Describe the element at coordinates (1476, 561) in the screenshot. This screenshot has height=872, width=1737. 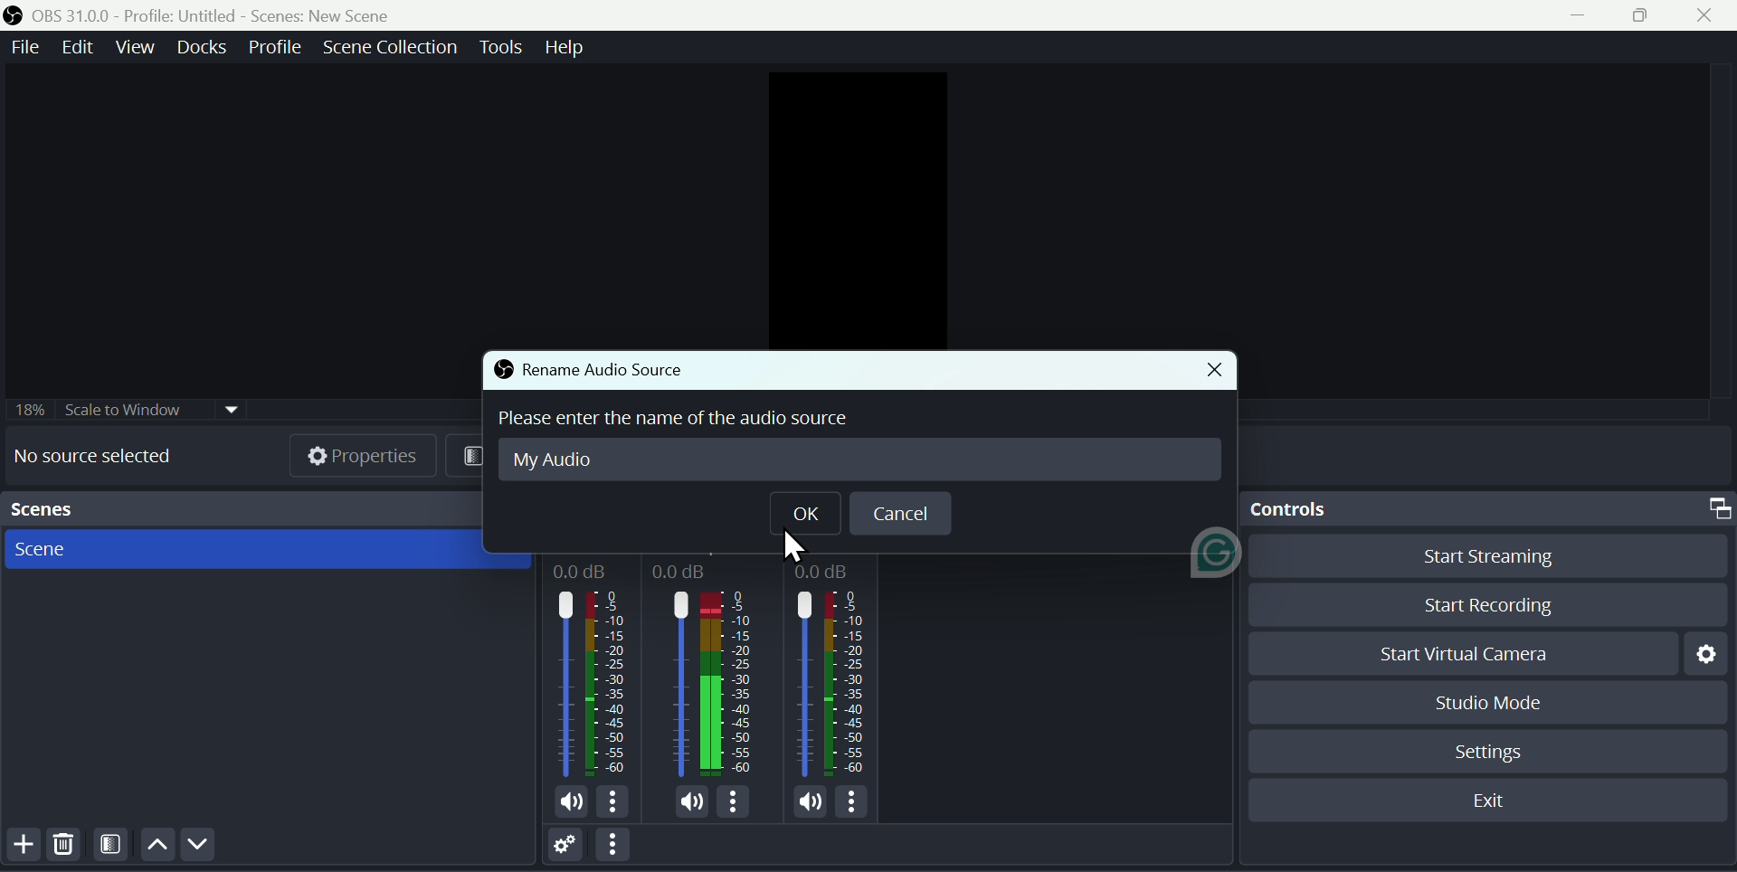
I see `Start streaming` at that location.